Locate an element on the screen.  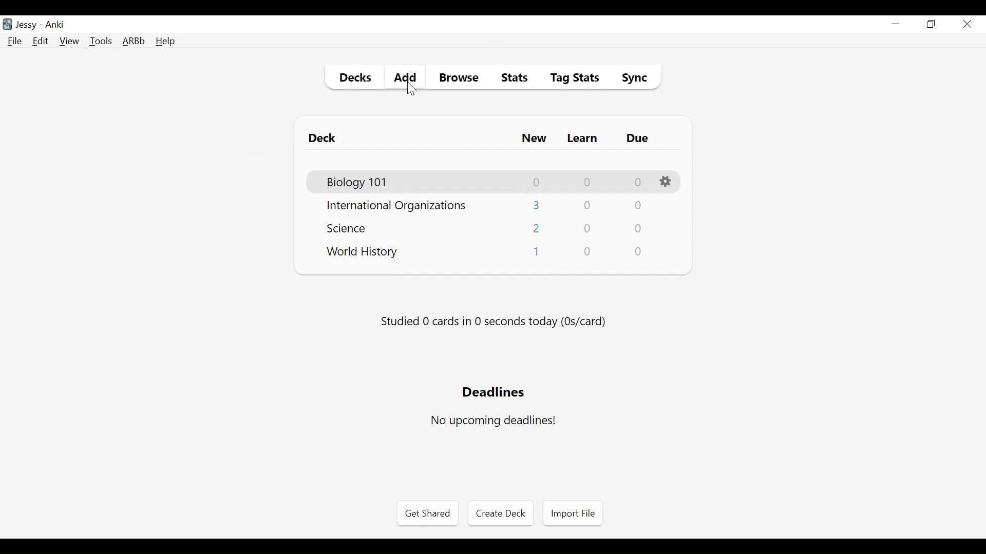
Get Shared is located at coordinates (427, 513).